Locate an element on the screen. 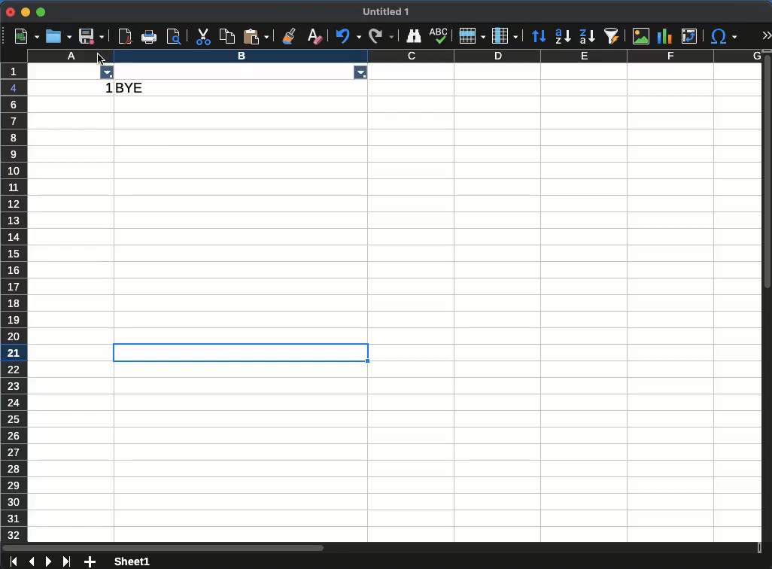 The height and width of the screenshot is (569, 772). expand is located at coordinates (767, 35).